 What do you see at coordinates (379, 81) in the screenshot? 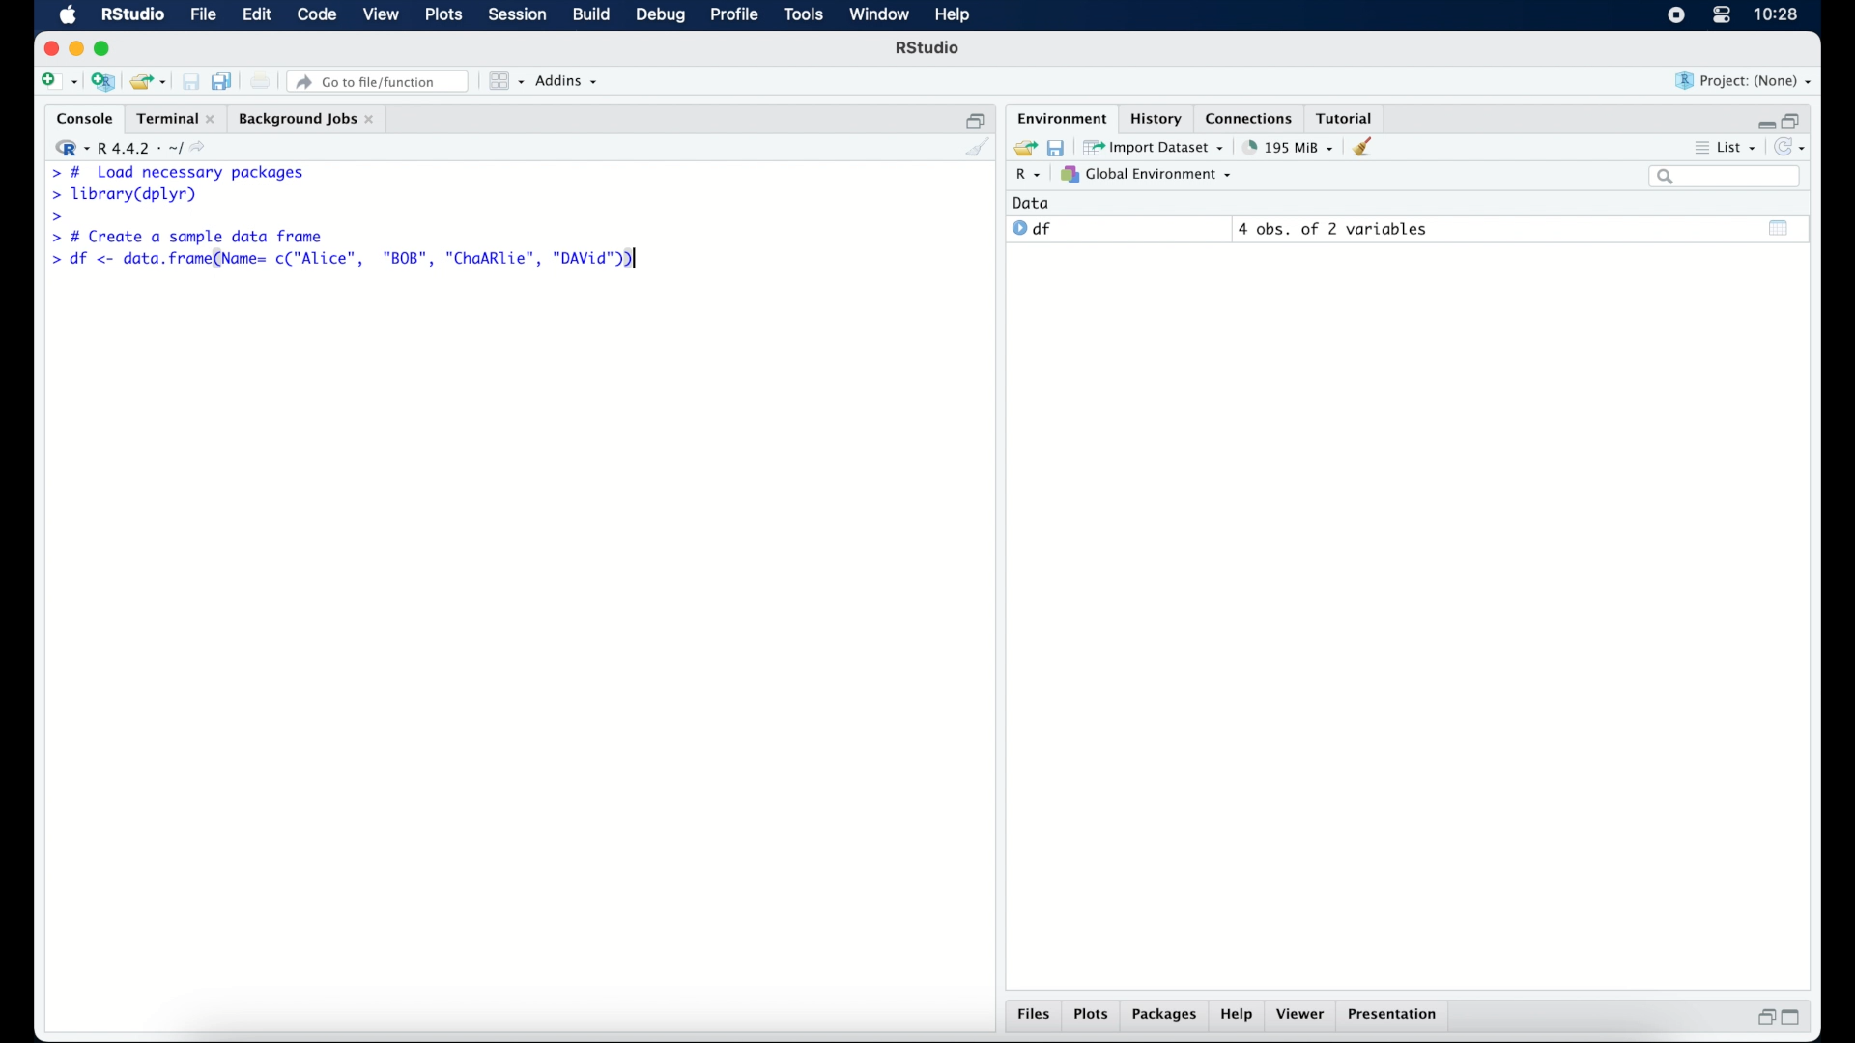
I see `go to file/function` at bounding box center [379, 81].